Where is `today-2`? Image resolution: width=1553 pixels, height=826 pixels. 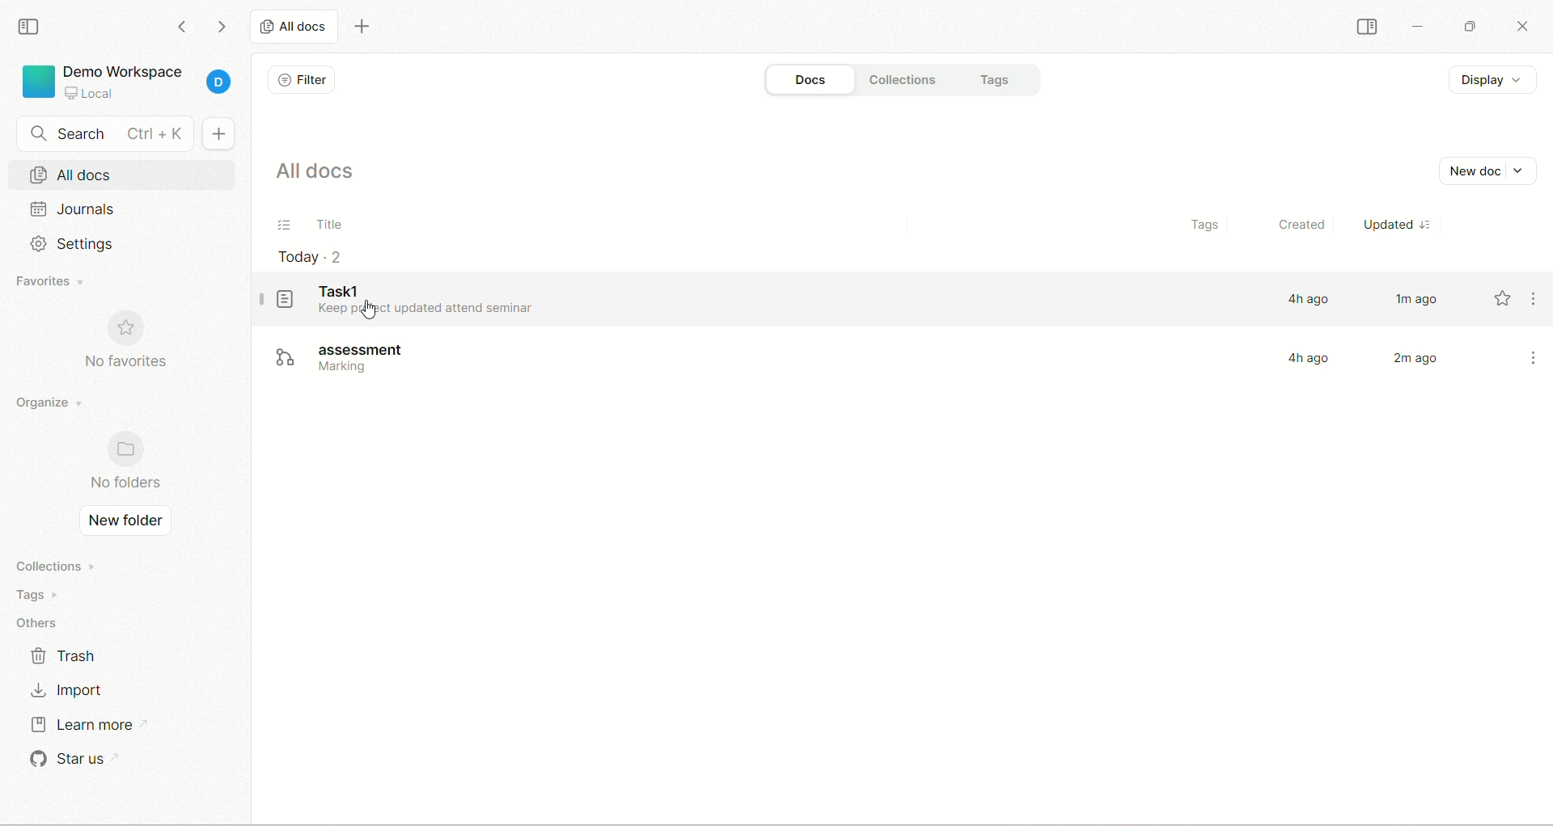
today-2 is located at coordinates (308, 258).